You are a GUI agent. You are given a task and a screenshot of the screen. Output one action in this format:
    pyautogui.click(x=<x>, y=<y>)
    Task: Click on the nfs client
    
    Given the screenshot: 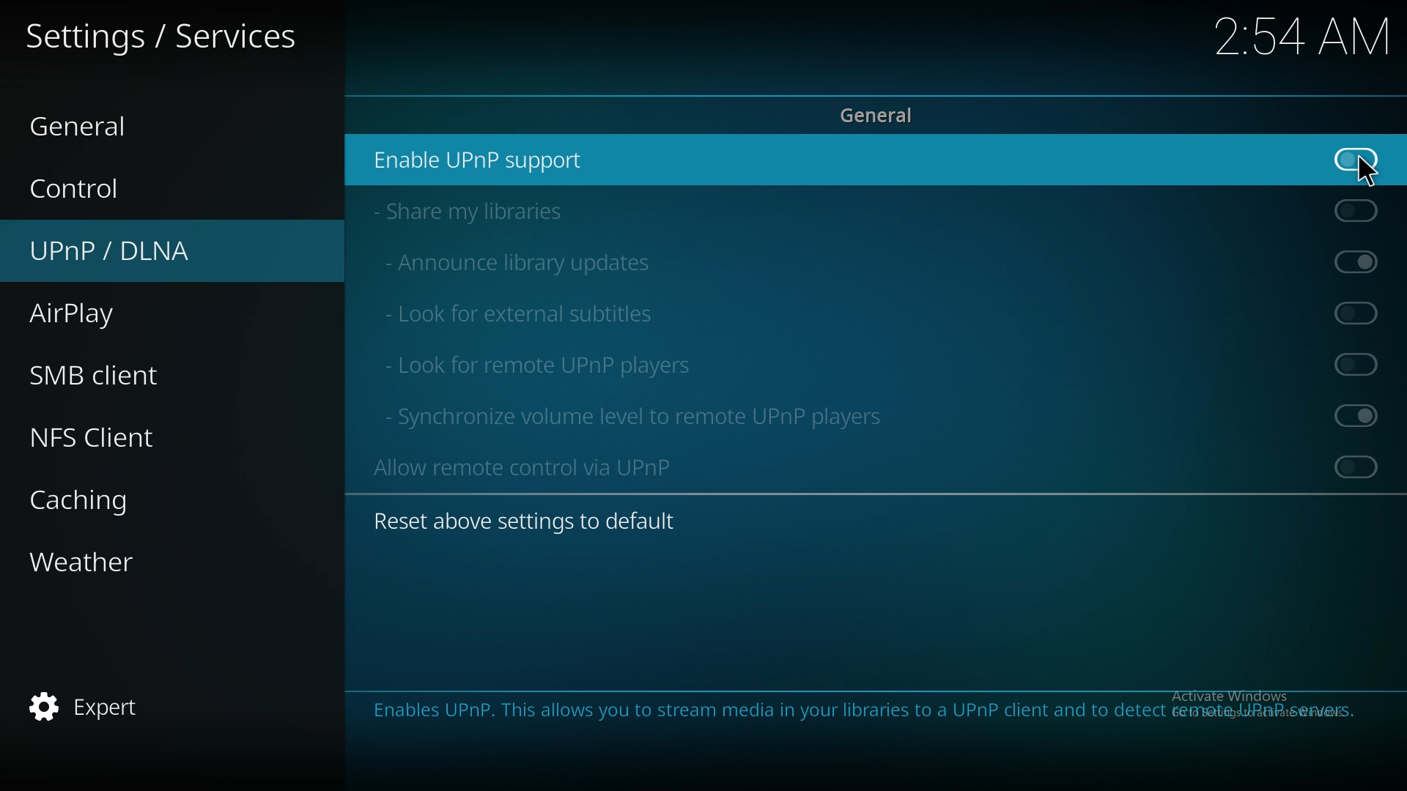 What is the action you would take?
    pyautogui.click(x=103, y=439)
    